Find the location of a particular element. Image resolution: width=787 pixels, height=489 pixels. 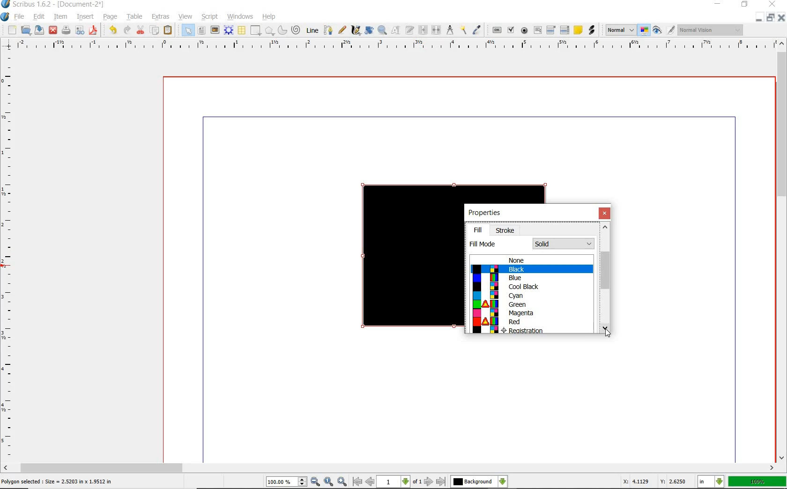

help is located at coordinates (270, 17).